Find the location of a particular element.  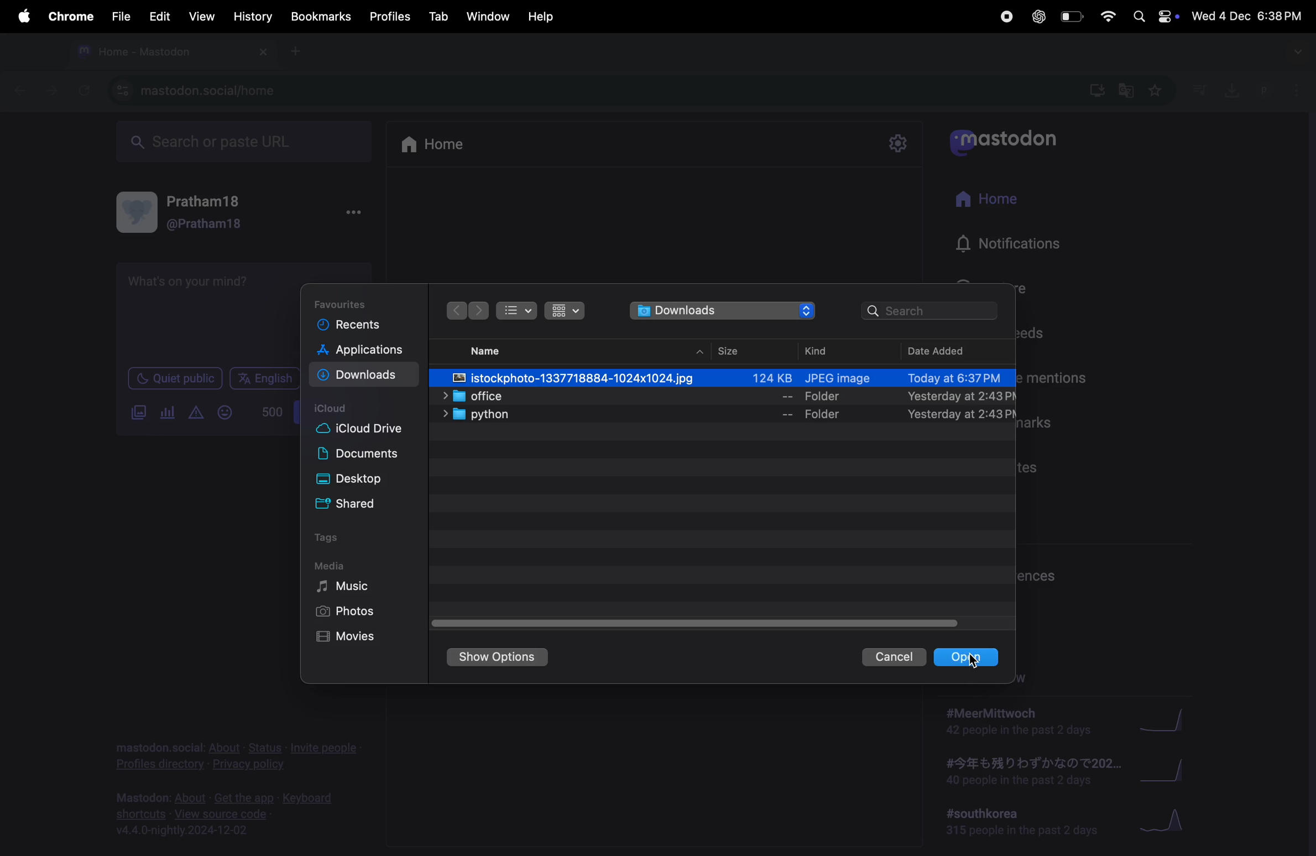

open is located at coordinates (970, 656).